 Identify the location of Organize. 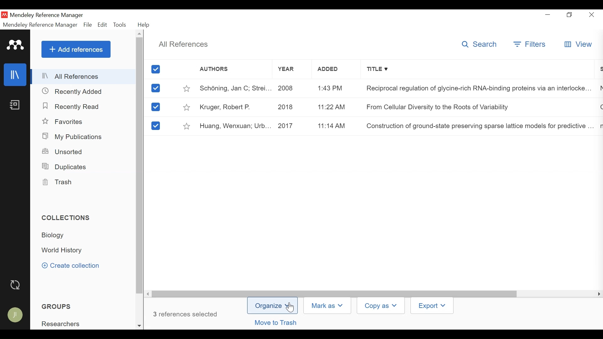
(272, 306).